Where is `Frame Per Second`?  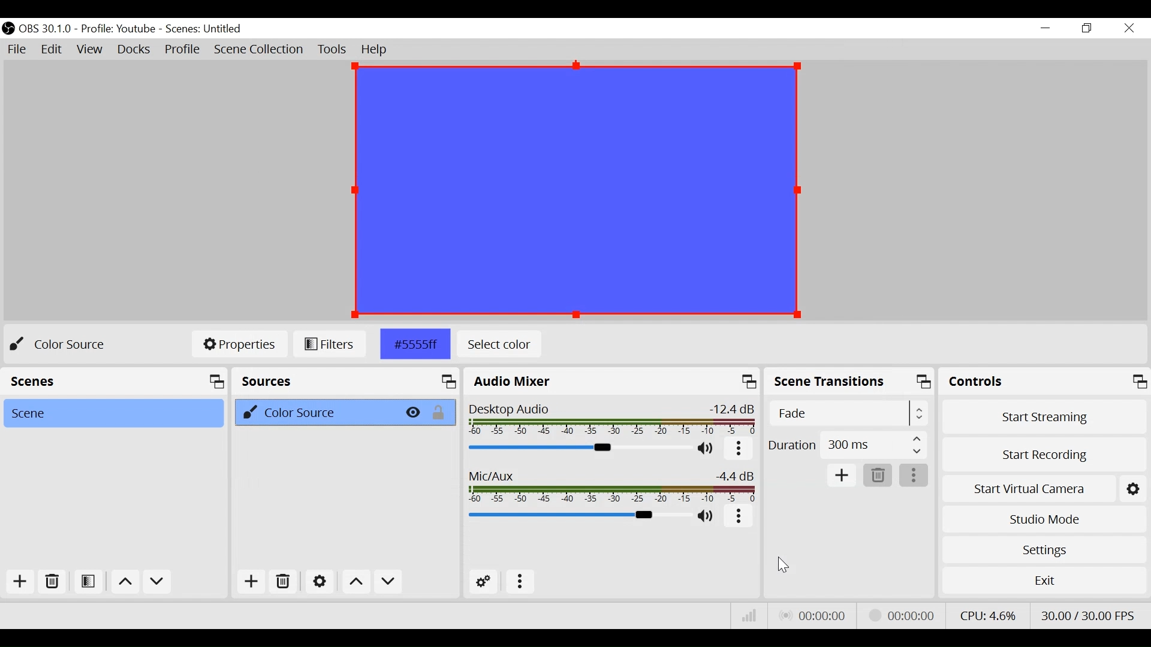
Frame Per Second is located at coordinates (1088, 613).